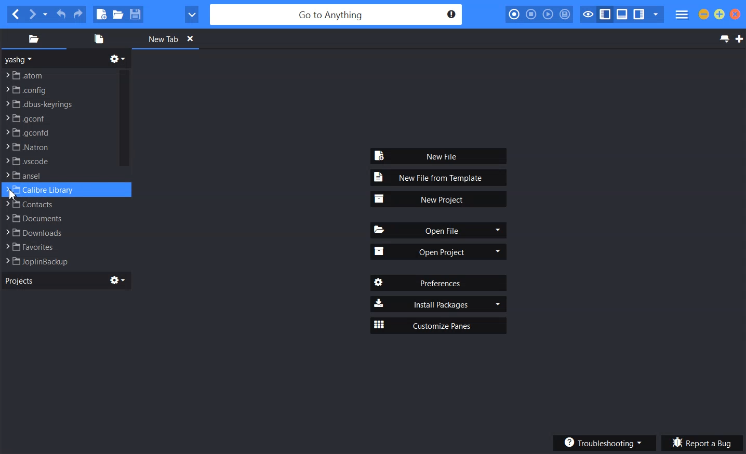  I want to click on File, so click(58, 132).